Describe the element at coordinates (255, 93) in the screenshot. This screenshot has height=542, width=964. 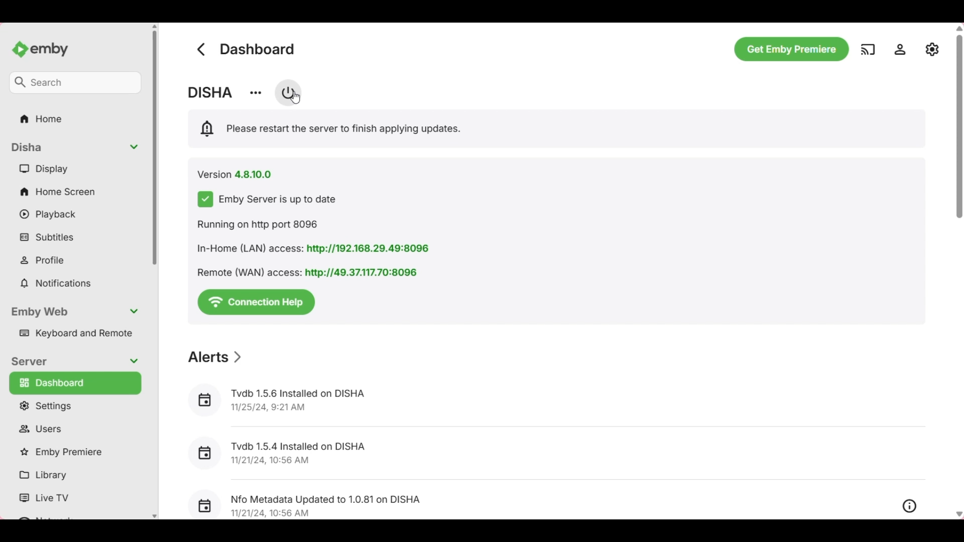
I see `Change server display name/View info` at that location.